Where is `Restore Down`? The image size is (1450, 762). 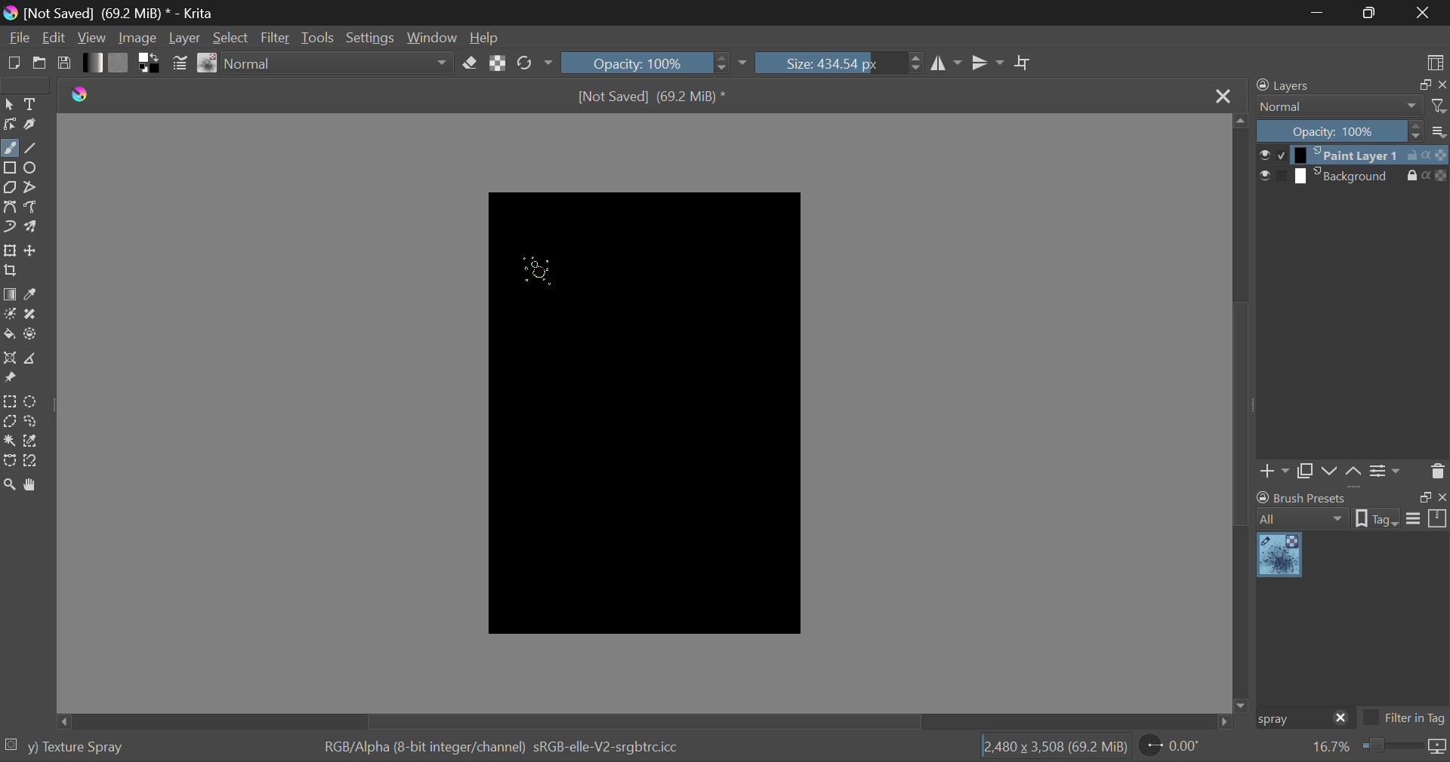
Restore Down is located at coordinates (1322, 12).